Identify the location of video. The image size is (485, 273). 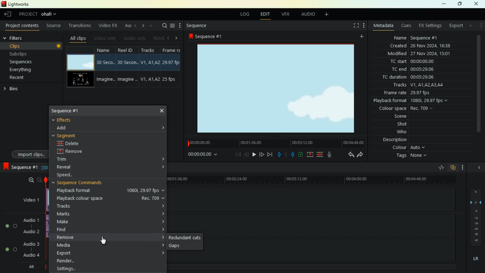
(28, 199).